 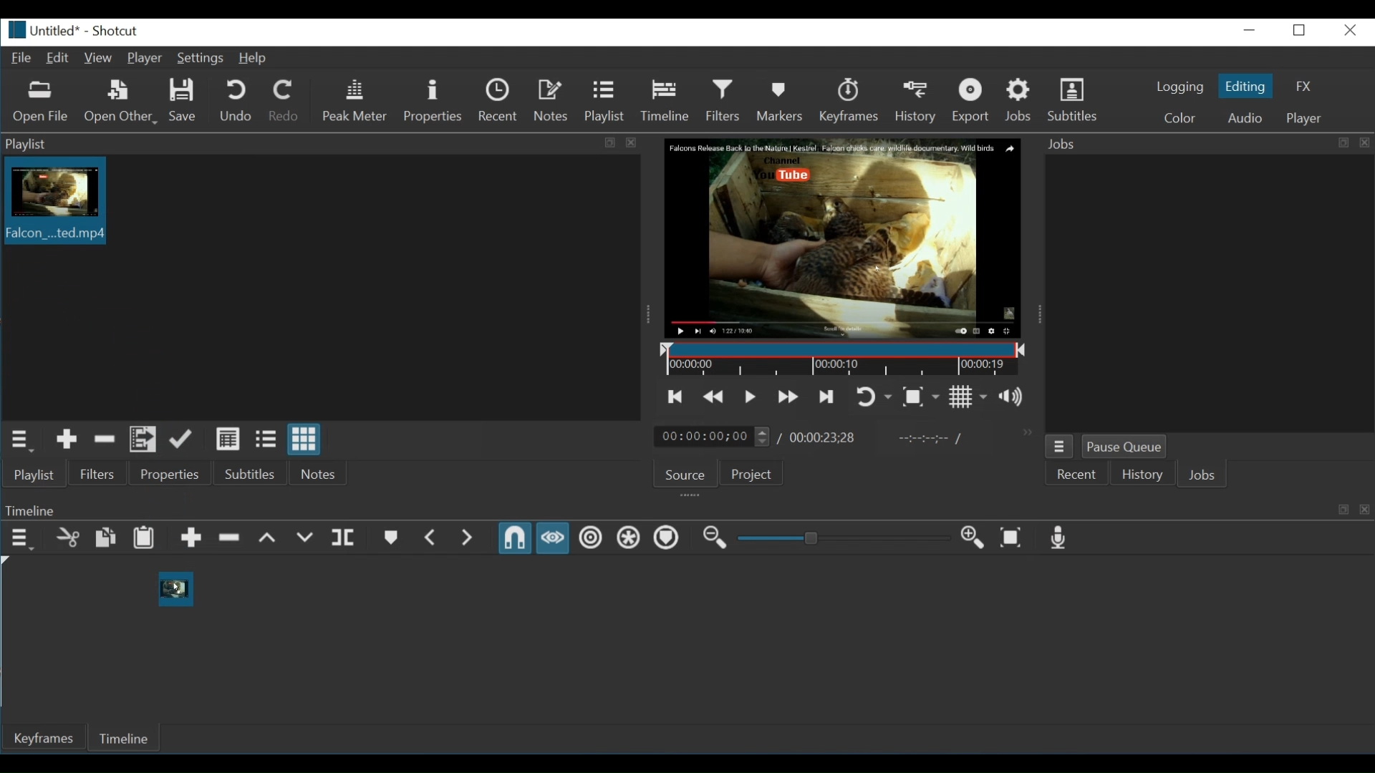 What do you see at coordinates (357, 100) in the screenshot?
I see `Peak Meter` at bounding box center [357, 100].